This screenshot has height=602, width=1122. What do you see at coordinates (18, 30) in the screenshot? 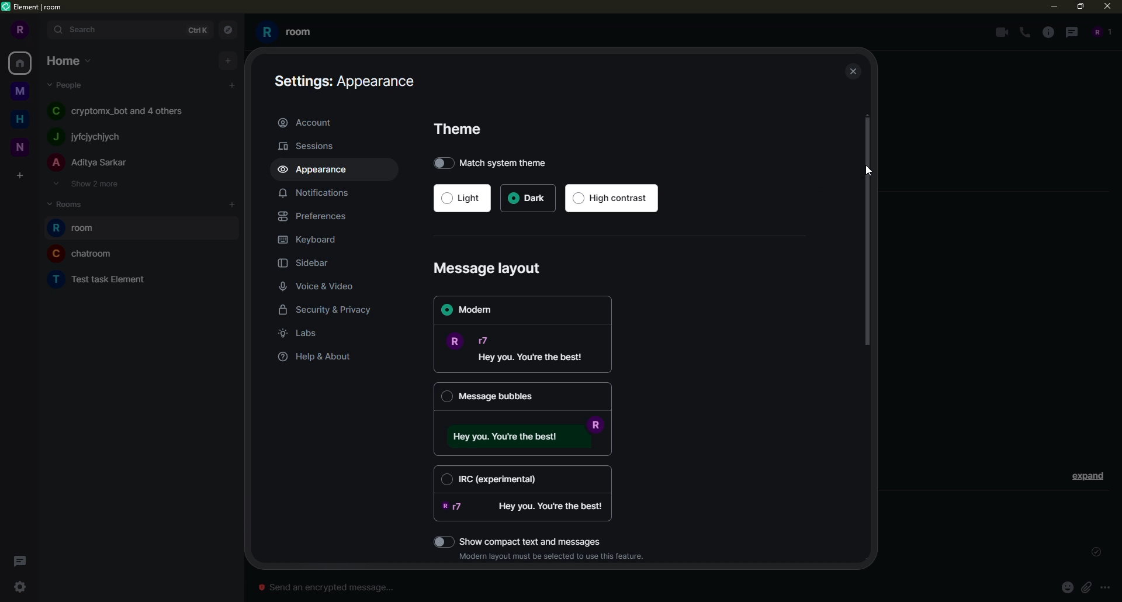
I see `profile` at bounding box center [18, 30].